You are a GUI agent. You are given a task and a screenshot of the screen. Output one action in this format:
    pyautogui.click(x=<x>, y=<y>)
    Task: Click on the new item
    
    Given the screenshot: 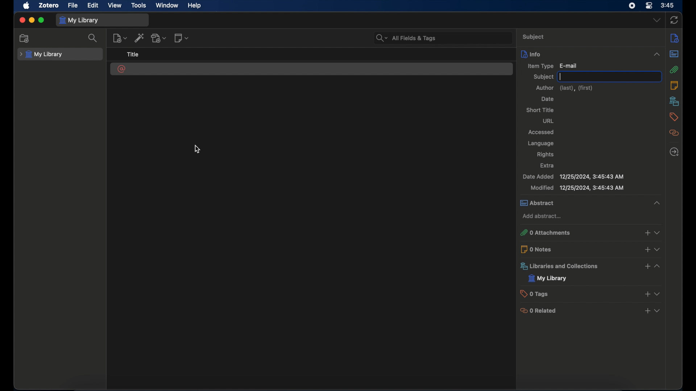 What is the action you would take?
    pyautogui.click(x=120, y=38)
    